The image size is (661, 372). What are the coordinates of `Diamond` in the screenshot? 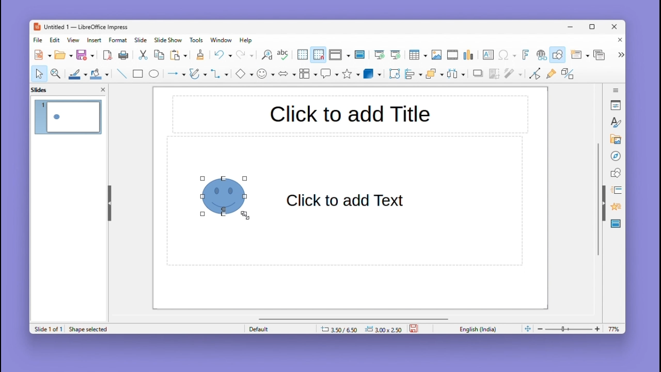 It's located at (244, 74).